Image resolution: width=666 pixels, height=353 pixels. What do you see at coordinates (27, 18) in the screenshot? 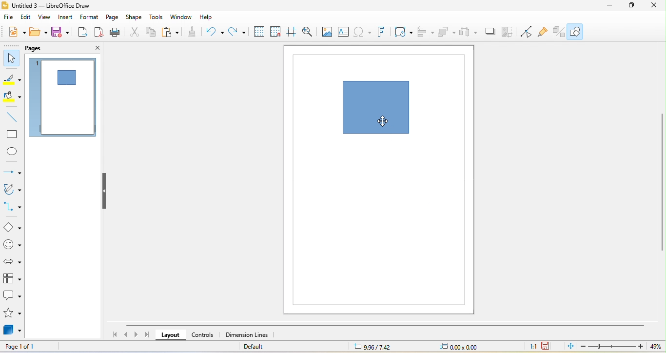
I see `edit` at bounding box center [27, 18].